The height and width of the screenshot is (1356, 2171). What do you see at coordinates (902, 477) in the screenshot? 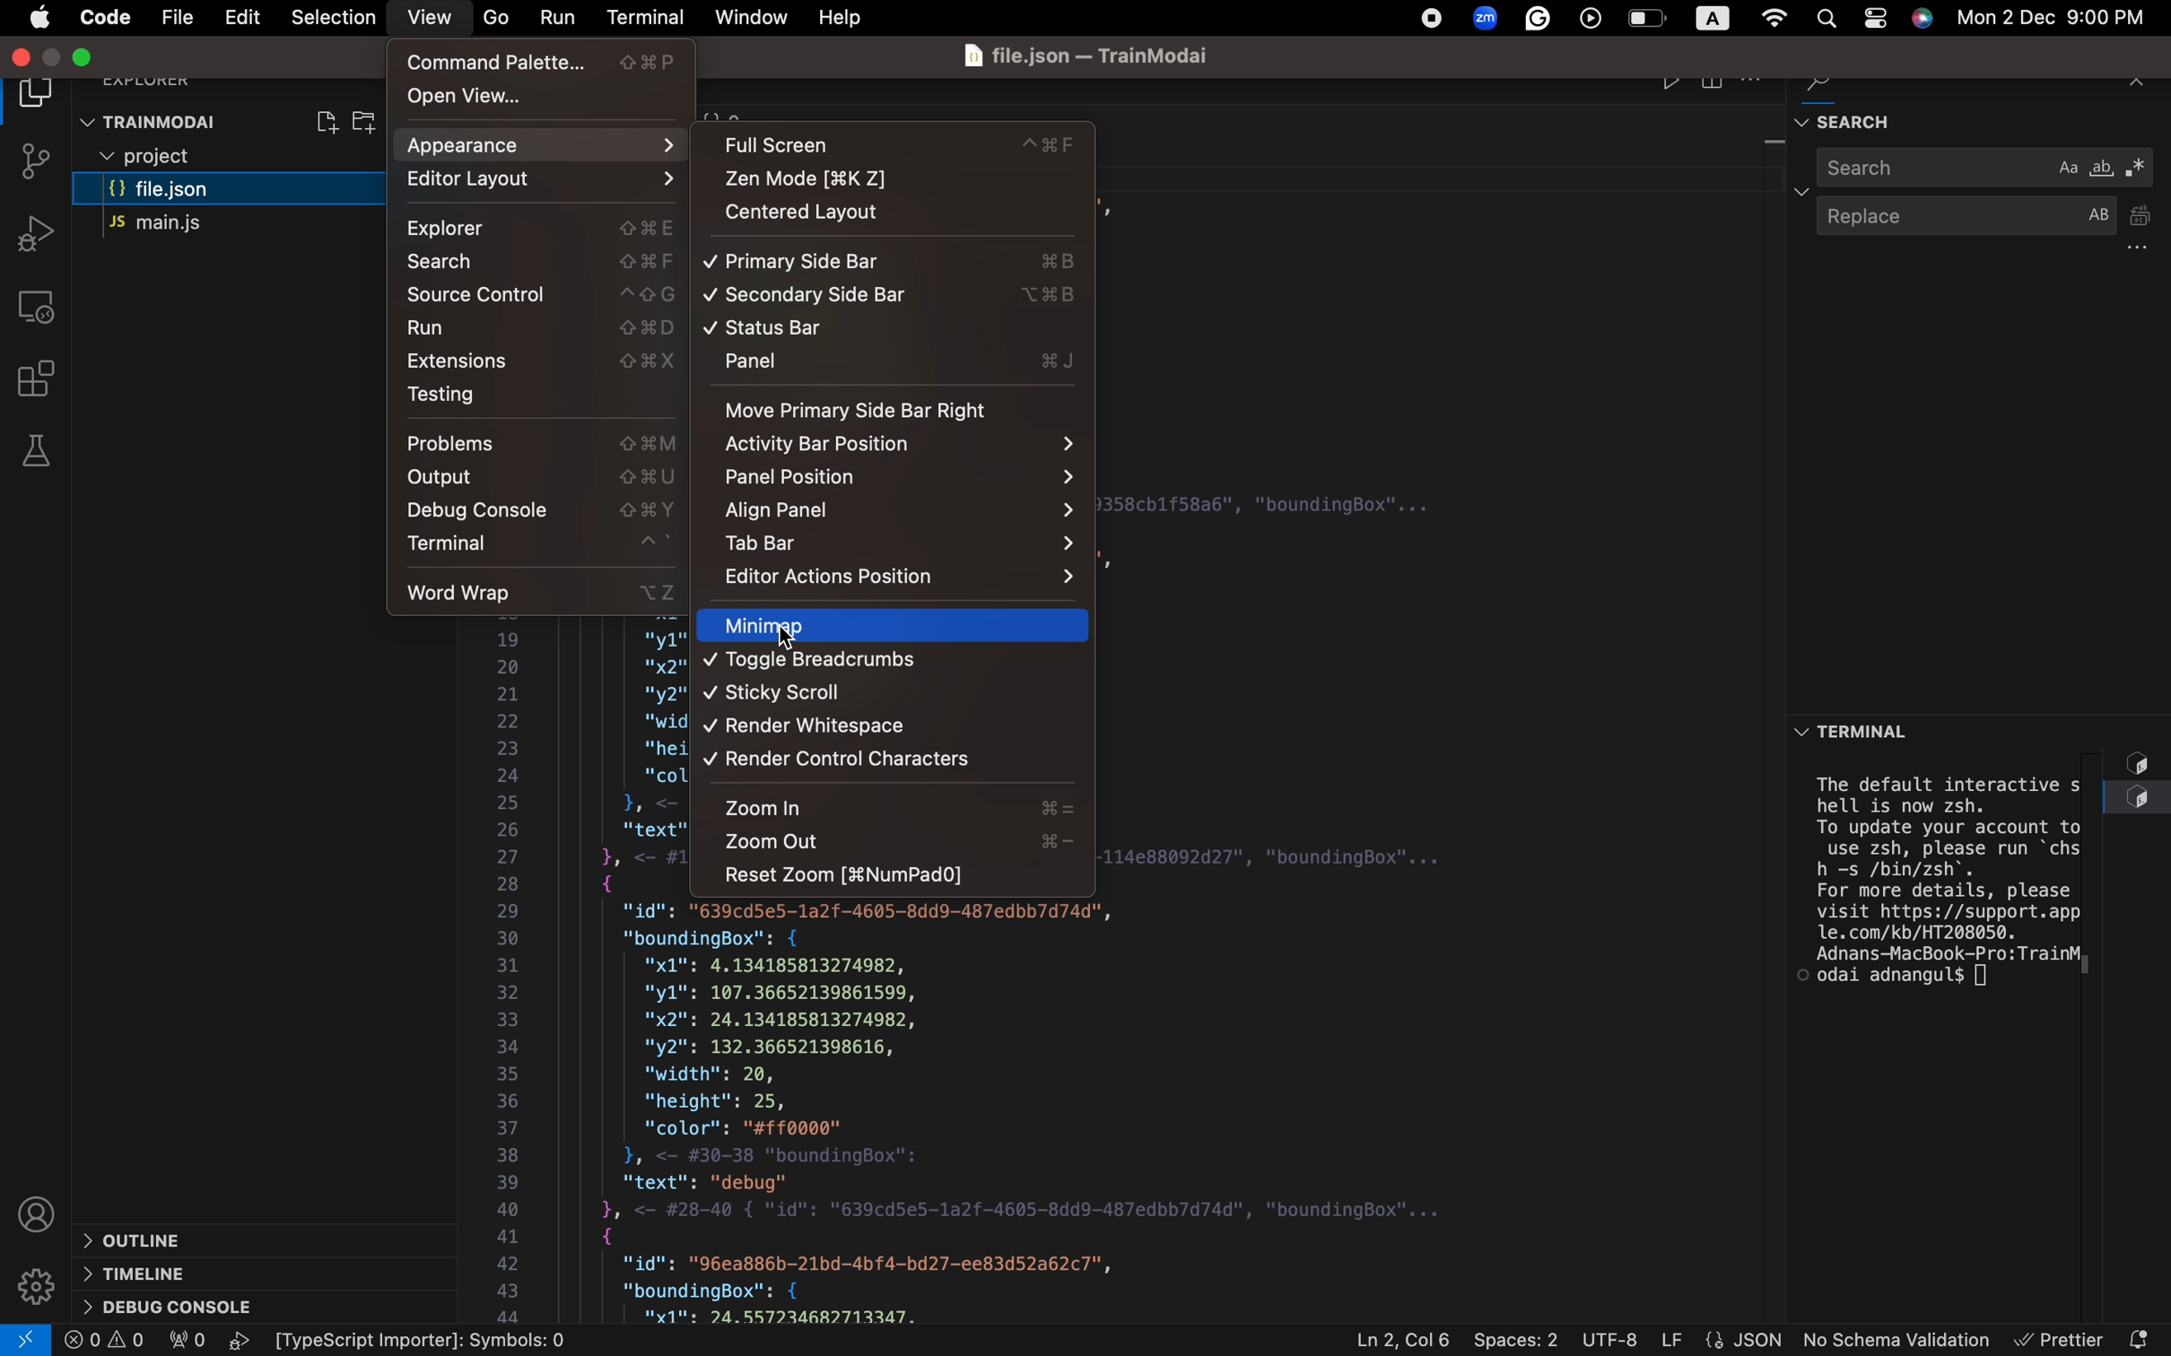
I see `panel position ` at bounding box center [902, 477].